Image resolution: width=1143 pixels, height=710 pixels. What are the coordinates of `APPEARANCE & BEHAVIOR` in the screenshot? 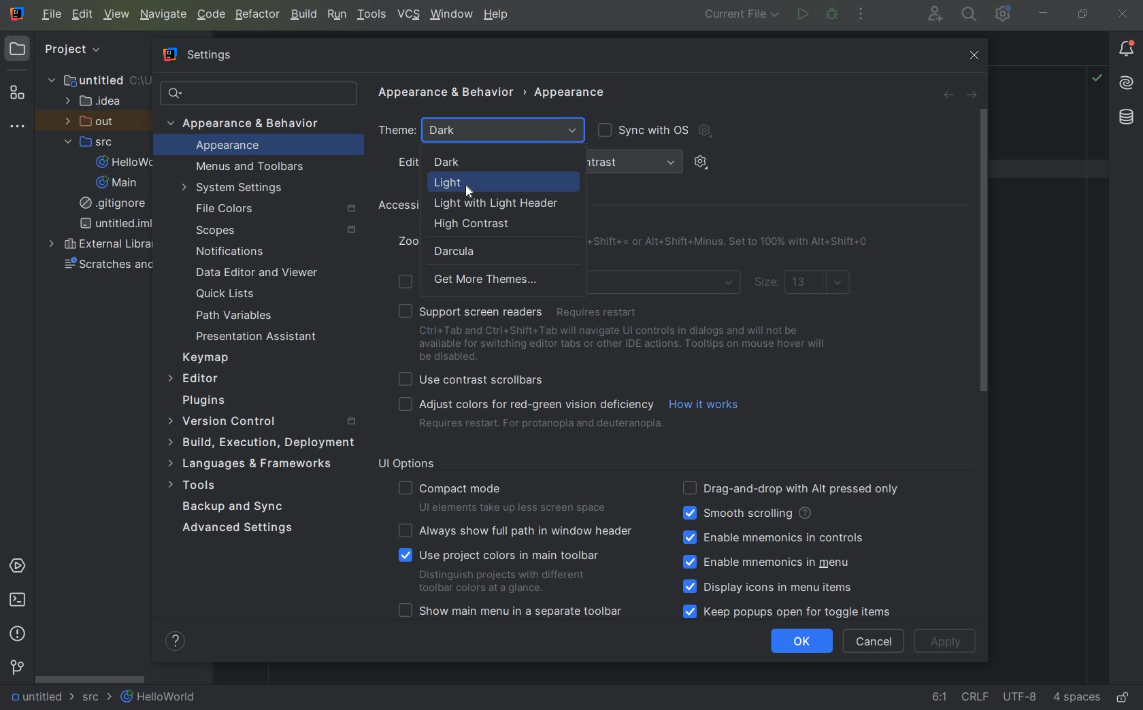 It's located at (250, 123).